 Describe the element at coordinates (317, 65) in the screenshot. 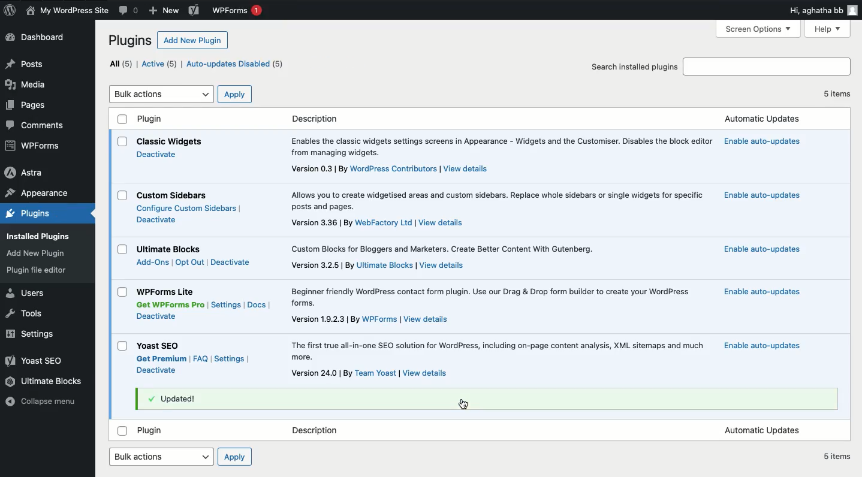

I see `Auto updates disabled` at that location.